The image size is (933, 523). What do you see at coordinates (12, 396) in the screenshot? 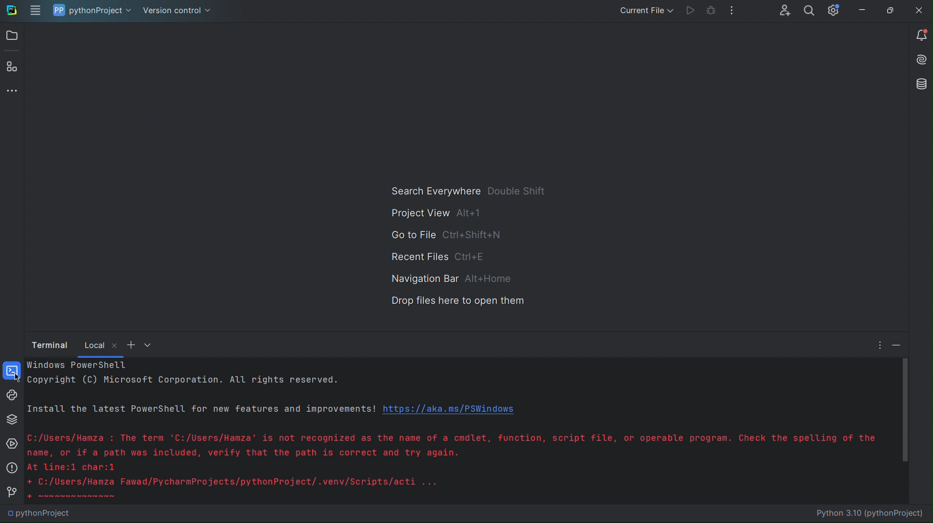
I see `Python Console` at bounding box center [12, 396].